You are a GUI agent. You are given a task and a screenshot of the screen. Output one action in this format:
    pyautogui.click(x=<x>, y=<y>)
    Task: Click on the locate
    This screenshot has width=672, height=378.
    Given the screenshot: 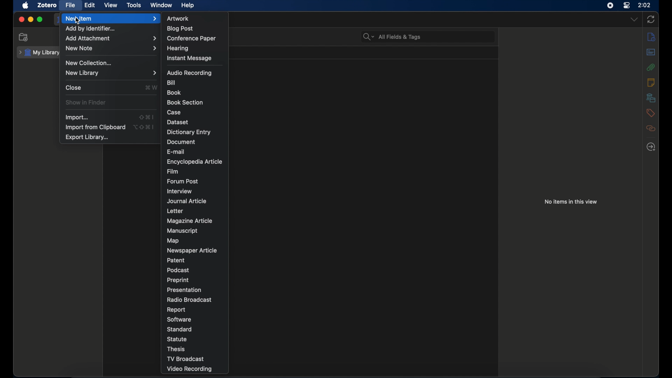 What is the action you would take?
    pyautogui.click(x=652, y=147)
    